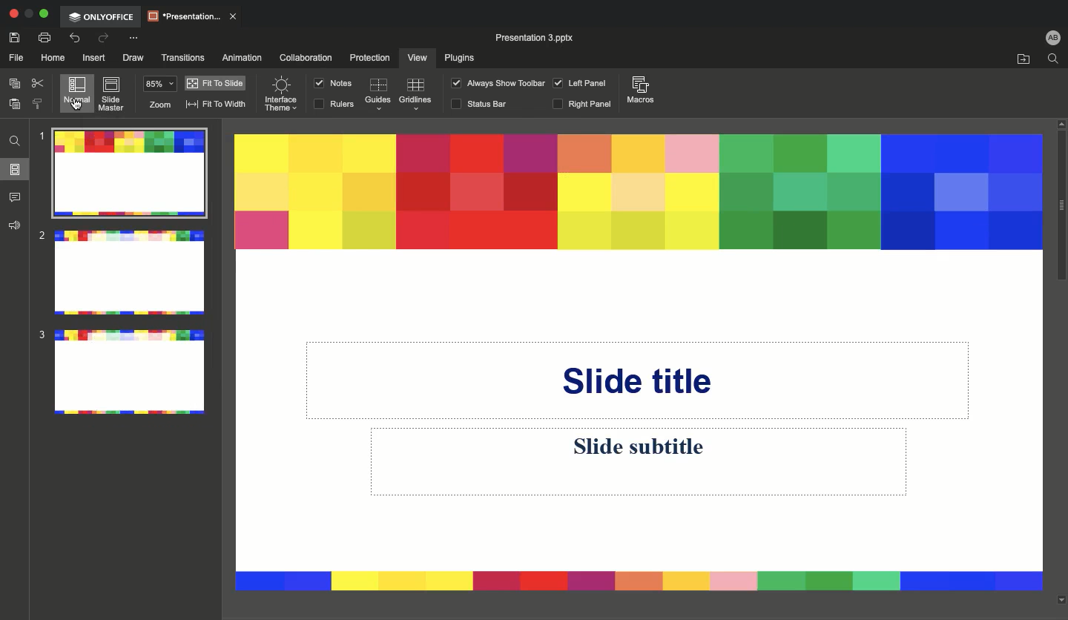  I want to click on Plugins, so click(463, 60).